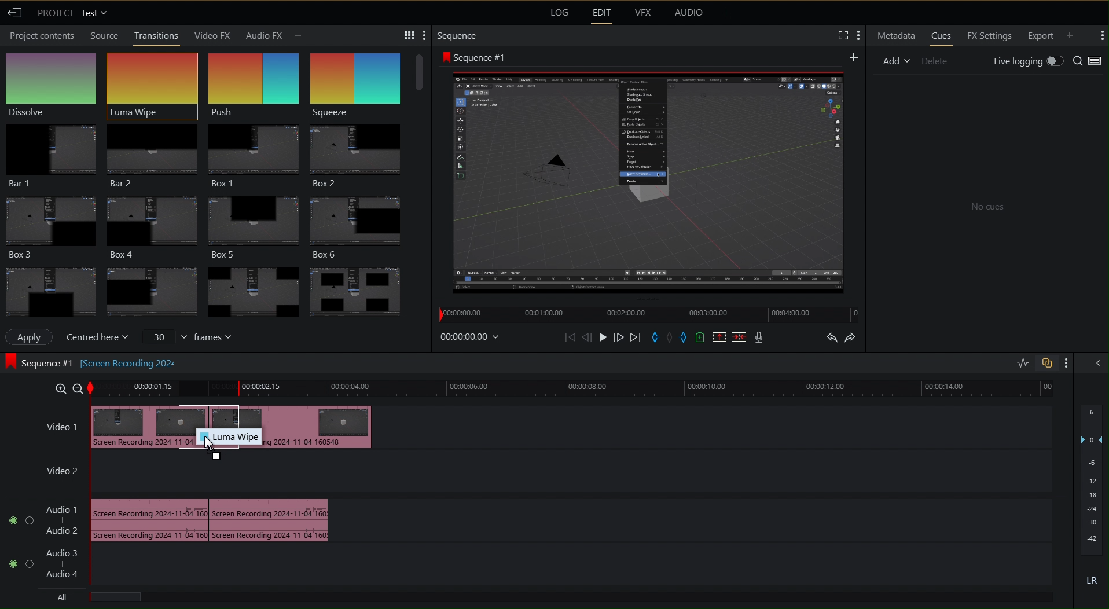  I want to click on Exit Marker, so click(685, 337).